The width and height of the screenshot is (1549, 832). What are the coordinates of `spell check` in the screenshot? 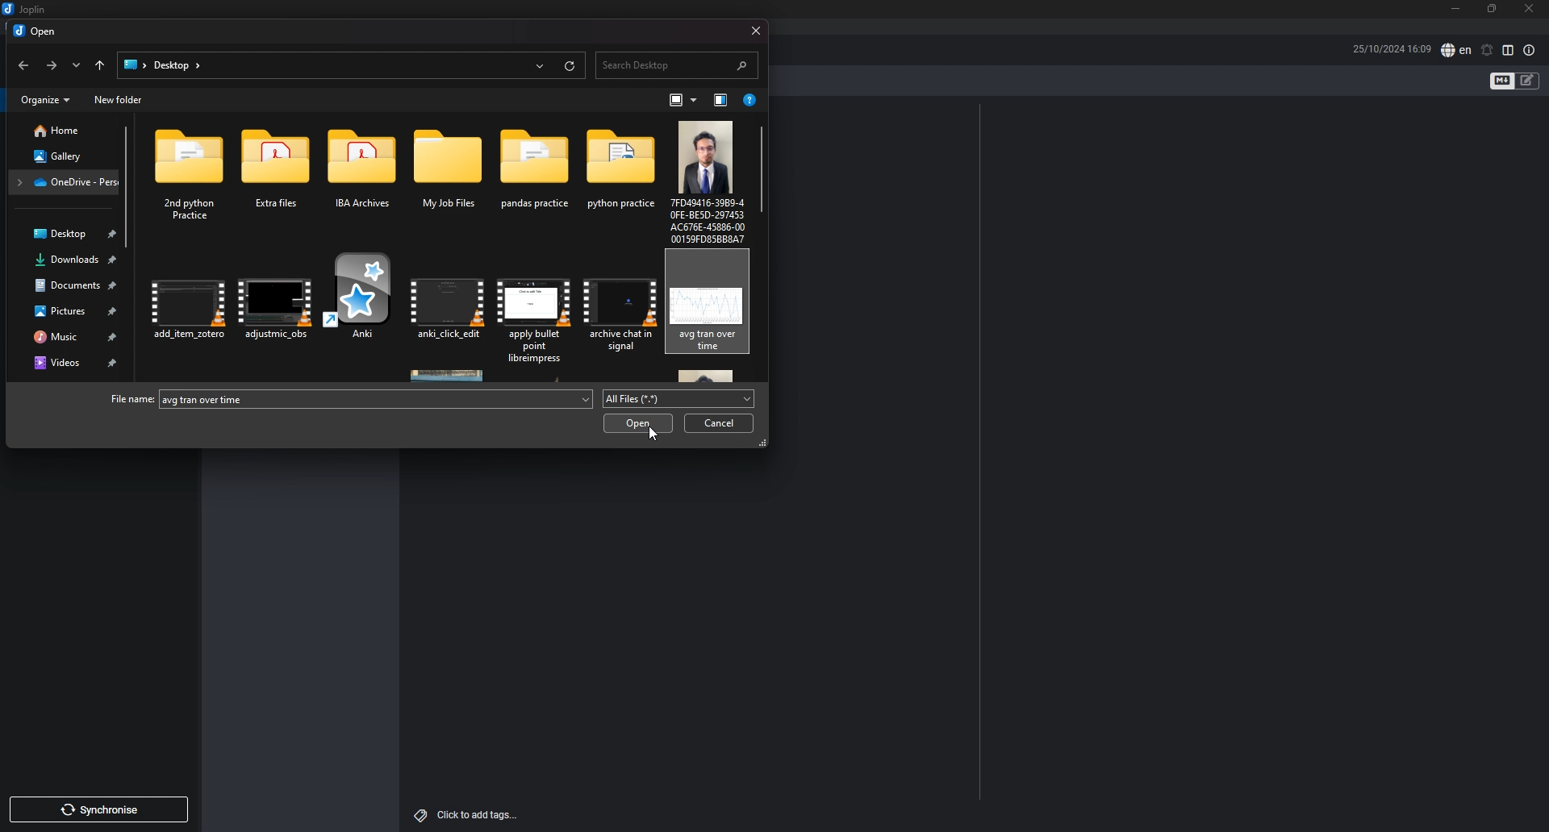 It's located at (1457, 50).